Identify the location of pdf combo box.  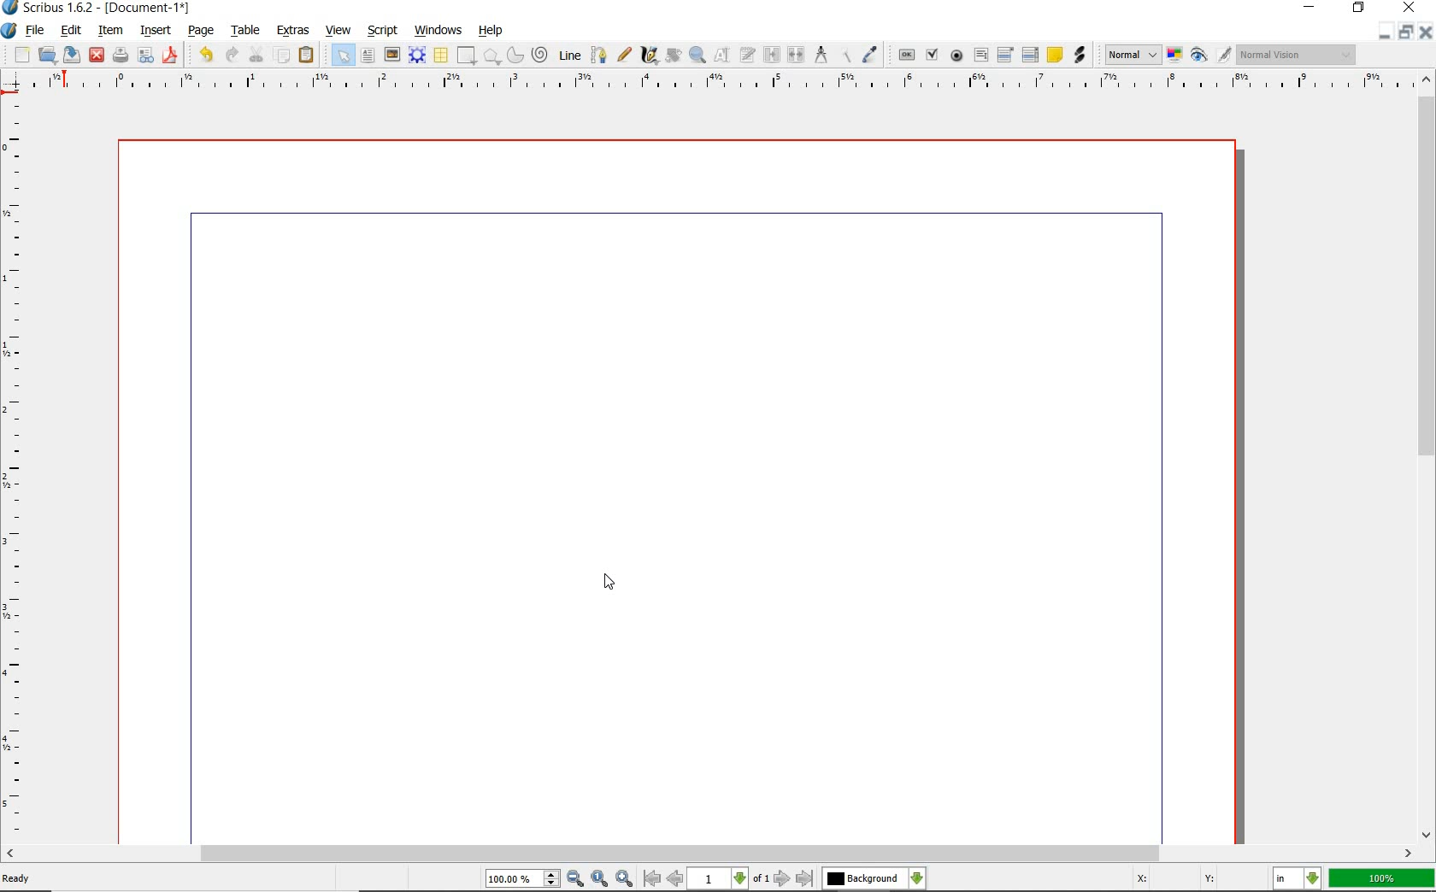
(1009, 54).